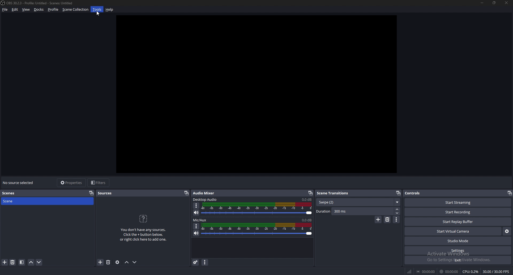 This screenshot has height=275, width=513. I want to click on profile, so click(53, 9).